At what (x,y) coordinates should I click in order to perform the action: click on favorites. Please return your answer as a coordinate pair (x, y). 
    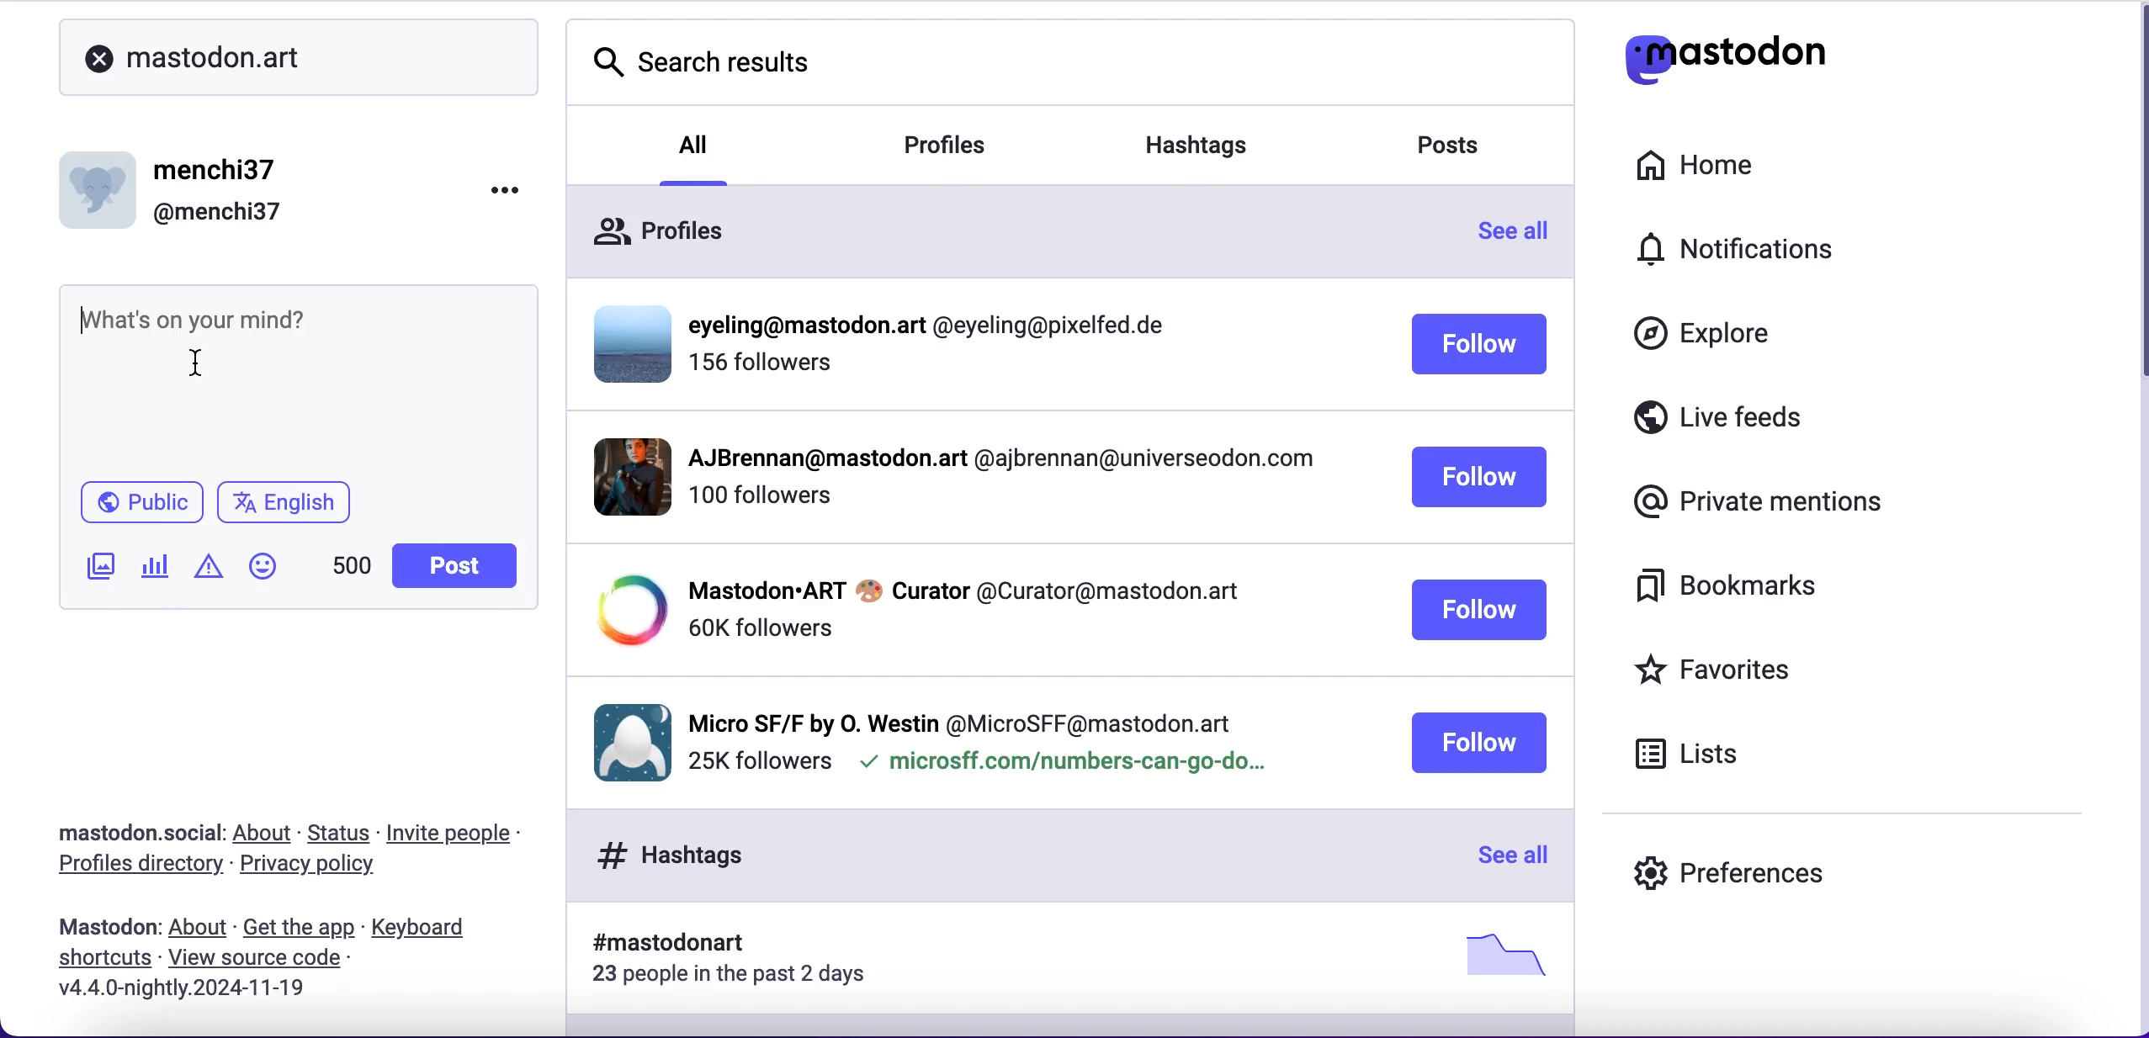
    Looking at the image, I should click on (1757, 669).